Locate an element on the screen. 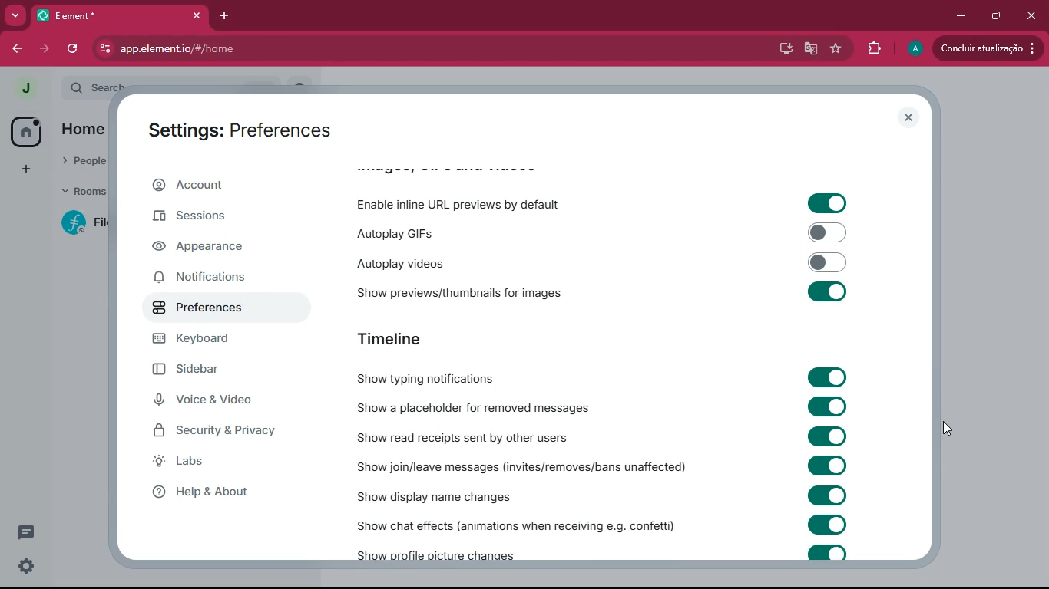  more is located at coordinates (15, 16).